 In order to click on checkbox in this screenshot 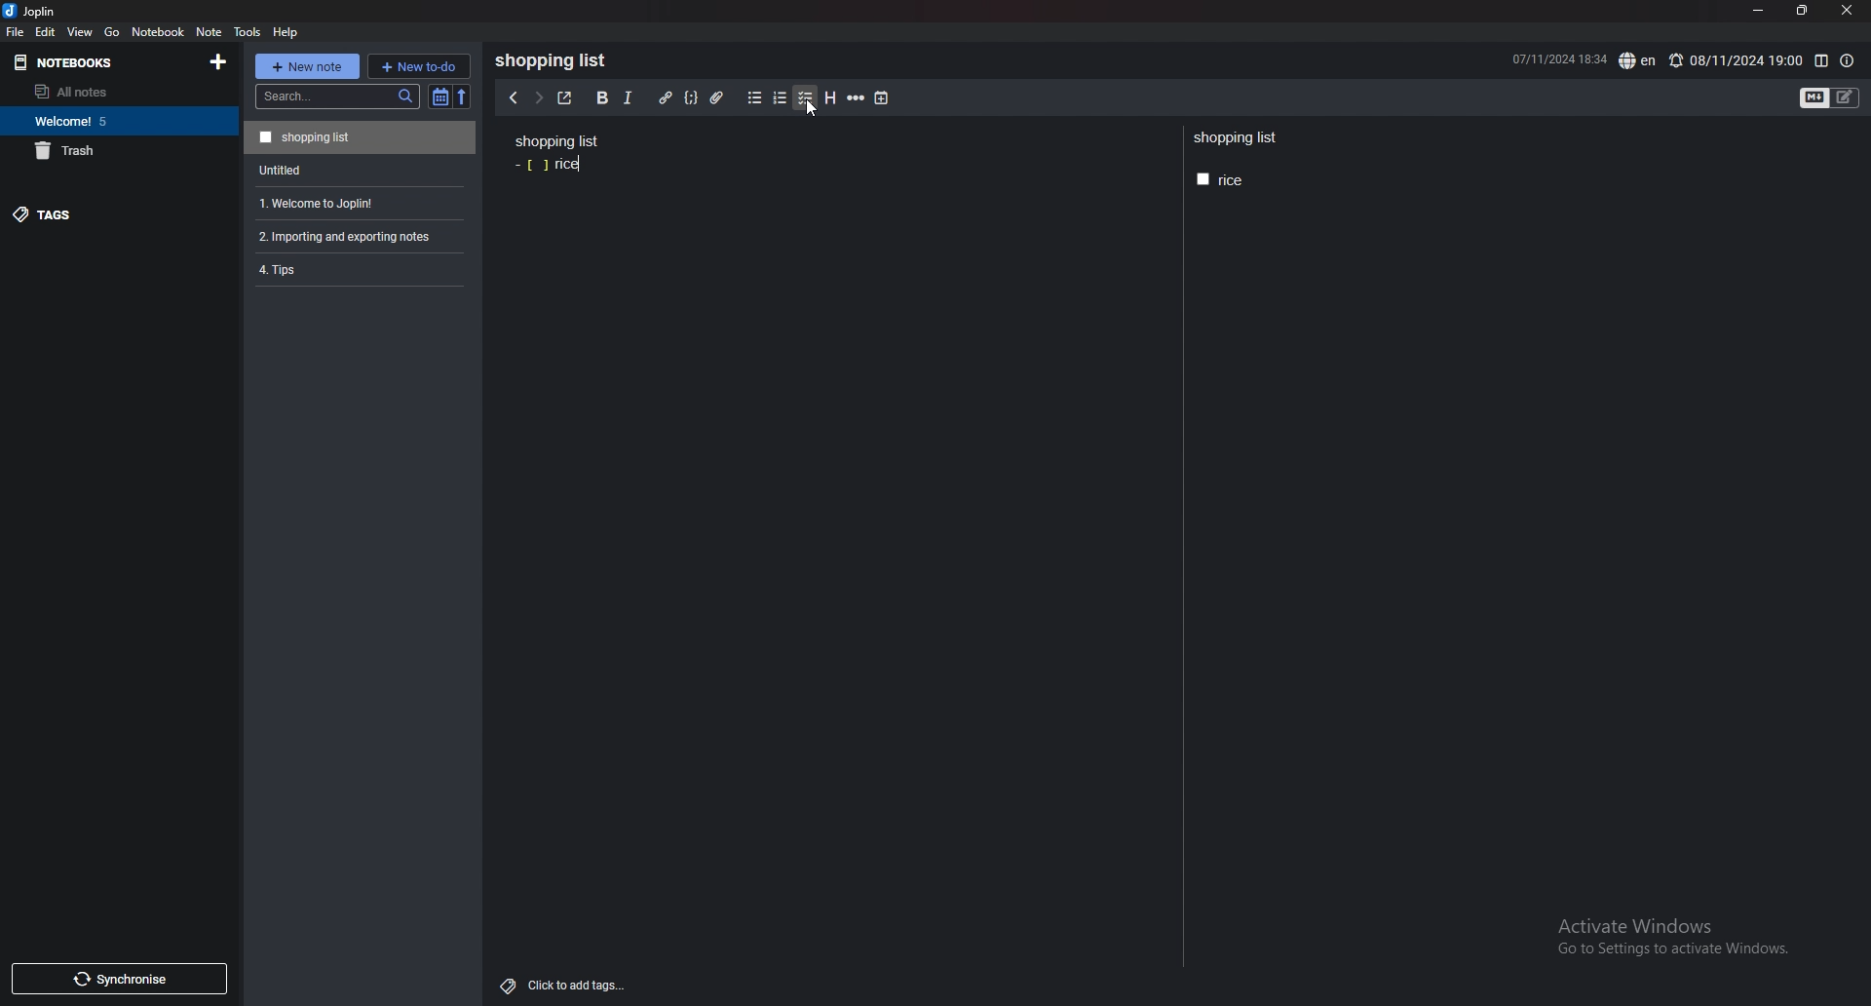, I will do `click(806, 98)`.